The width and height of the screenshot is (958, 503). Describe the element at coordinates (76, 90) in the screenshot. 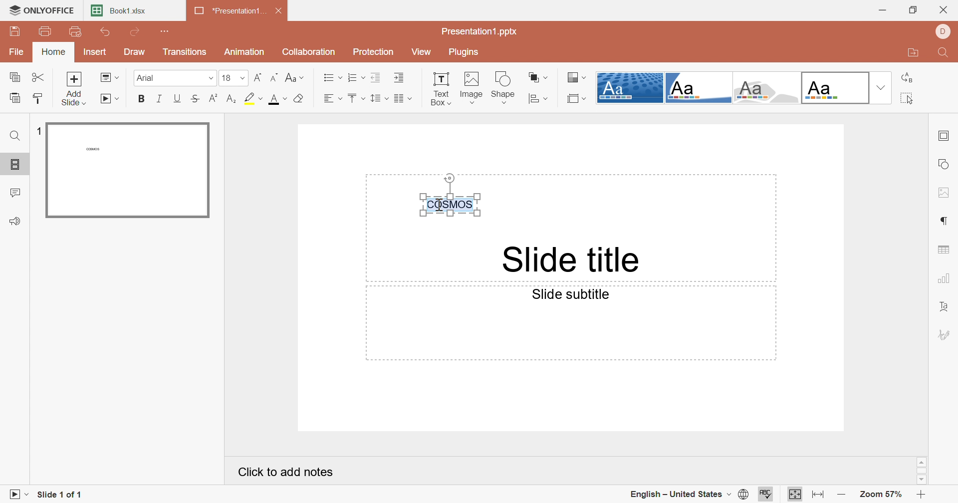

I see `Add side` at that location.